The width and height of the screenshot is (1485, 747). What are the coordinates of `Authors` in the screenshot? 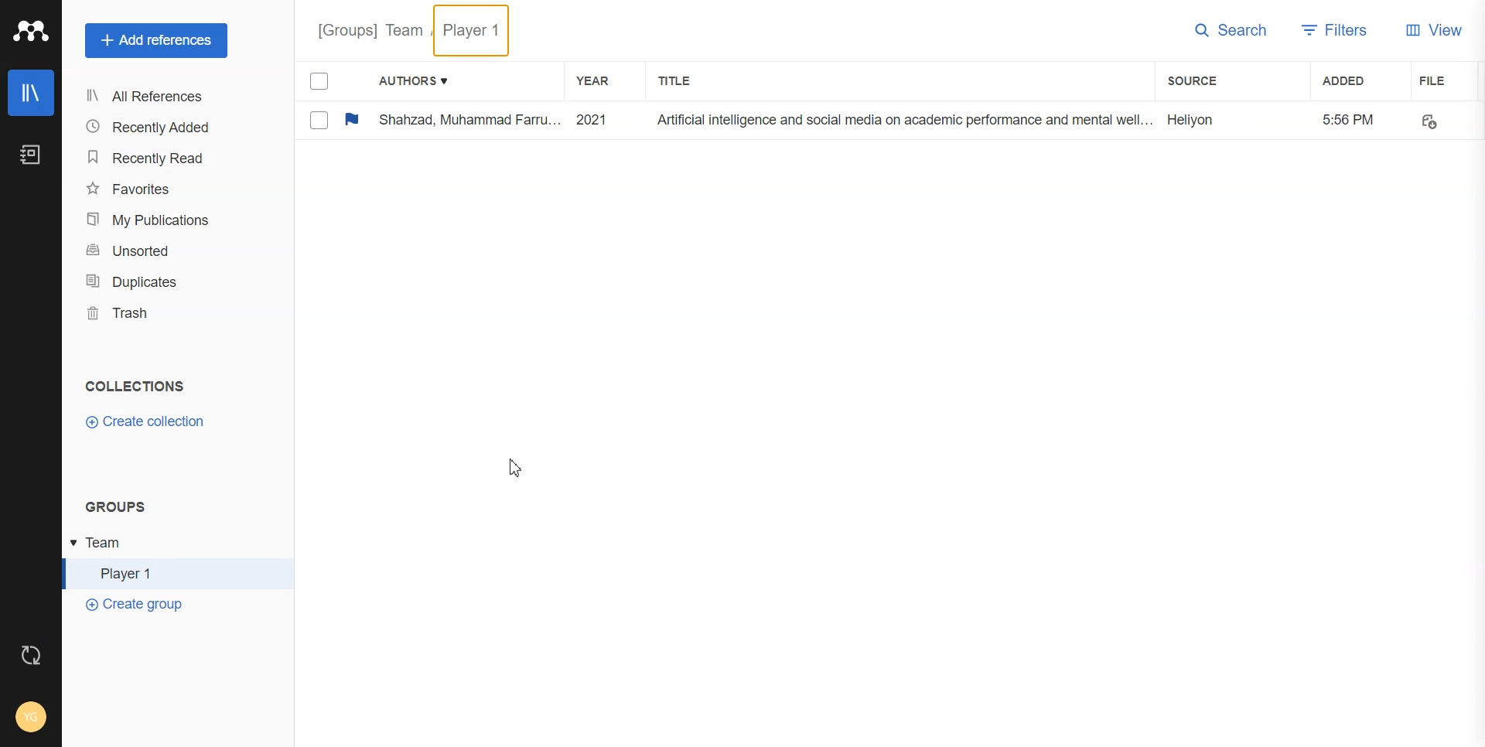 It's located at (410, 80).